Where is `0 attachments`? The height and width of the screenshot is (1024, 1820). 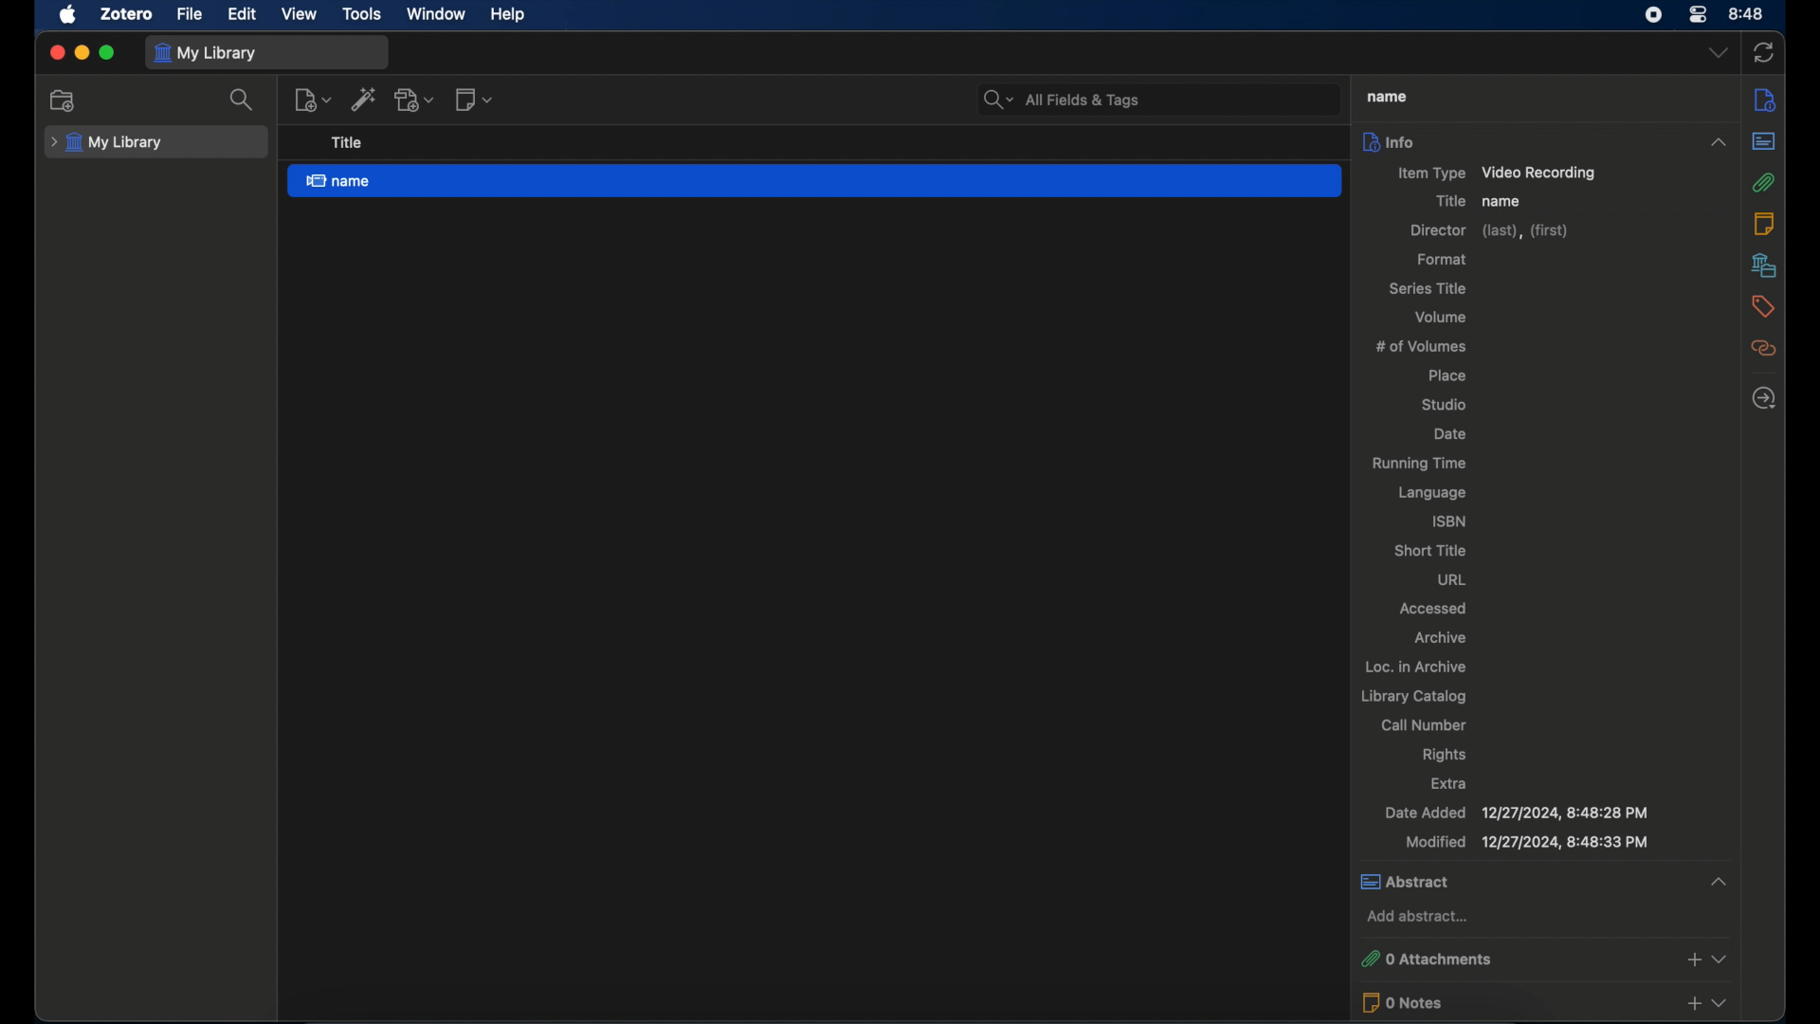 0 attachments is located at coordinates (1515, 957).